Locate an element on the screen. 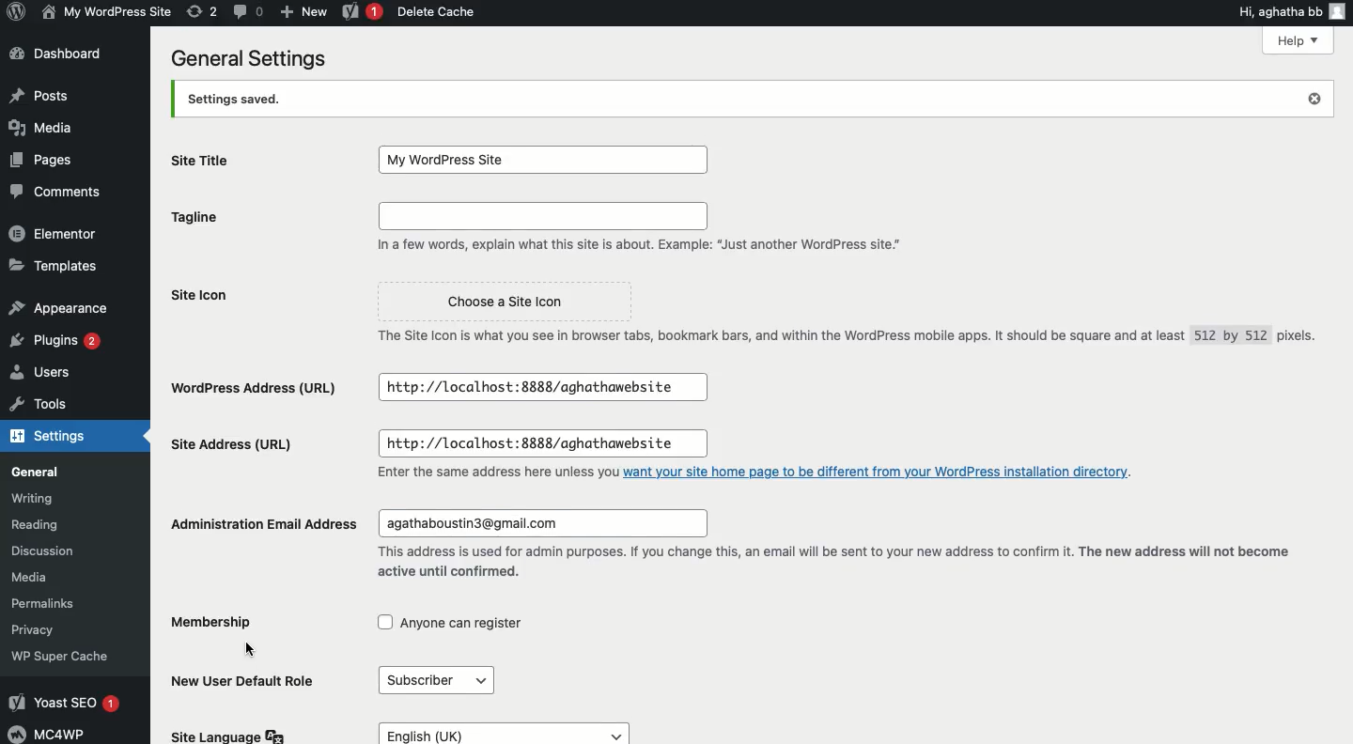 The image size is (1353, 744). Comment is located at coordinates (250, 11).